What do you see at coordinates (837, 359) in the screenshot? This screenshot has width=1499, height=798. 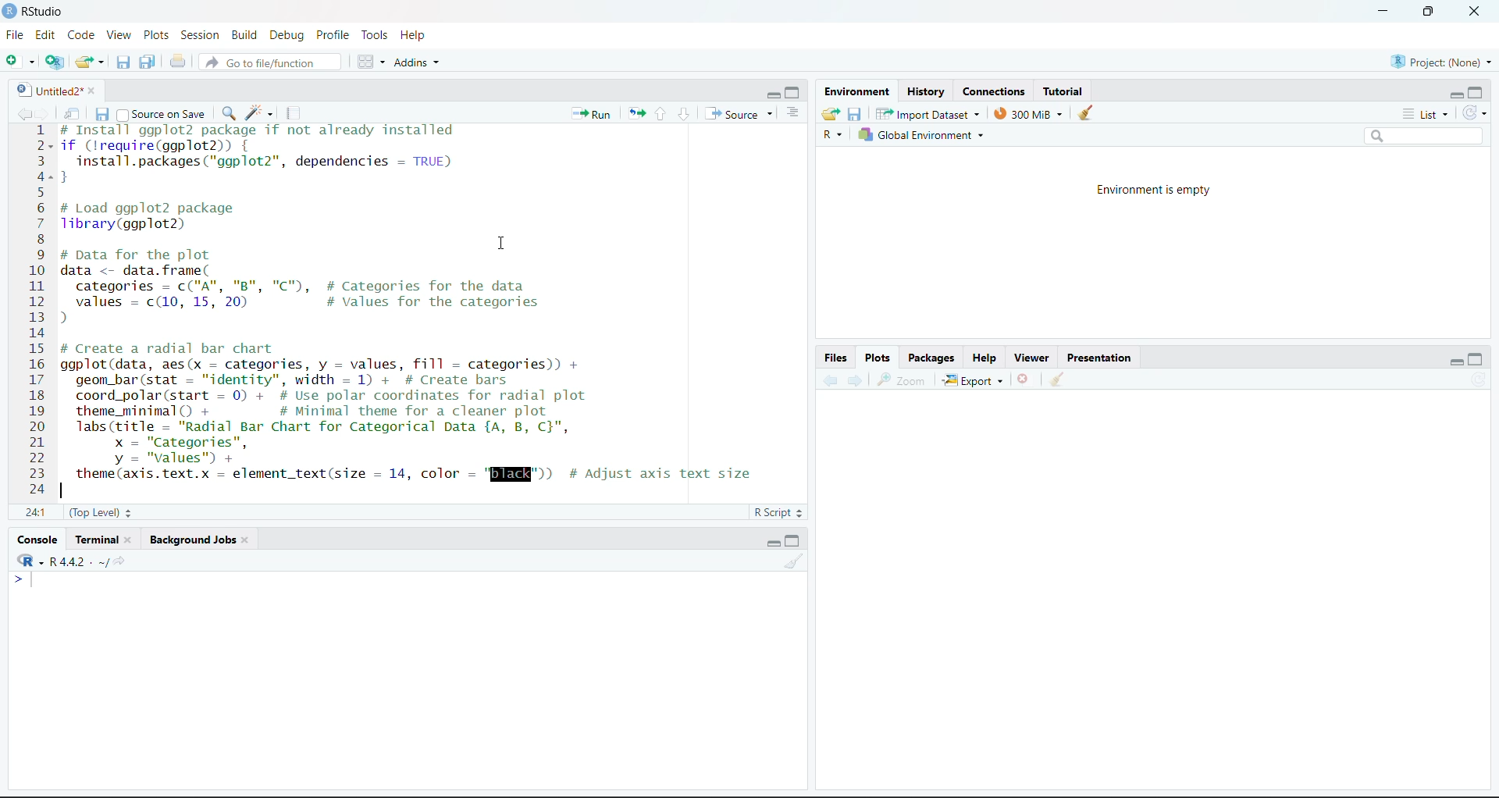 I see `Files` at bounding box center [837, 359].